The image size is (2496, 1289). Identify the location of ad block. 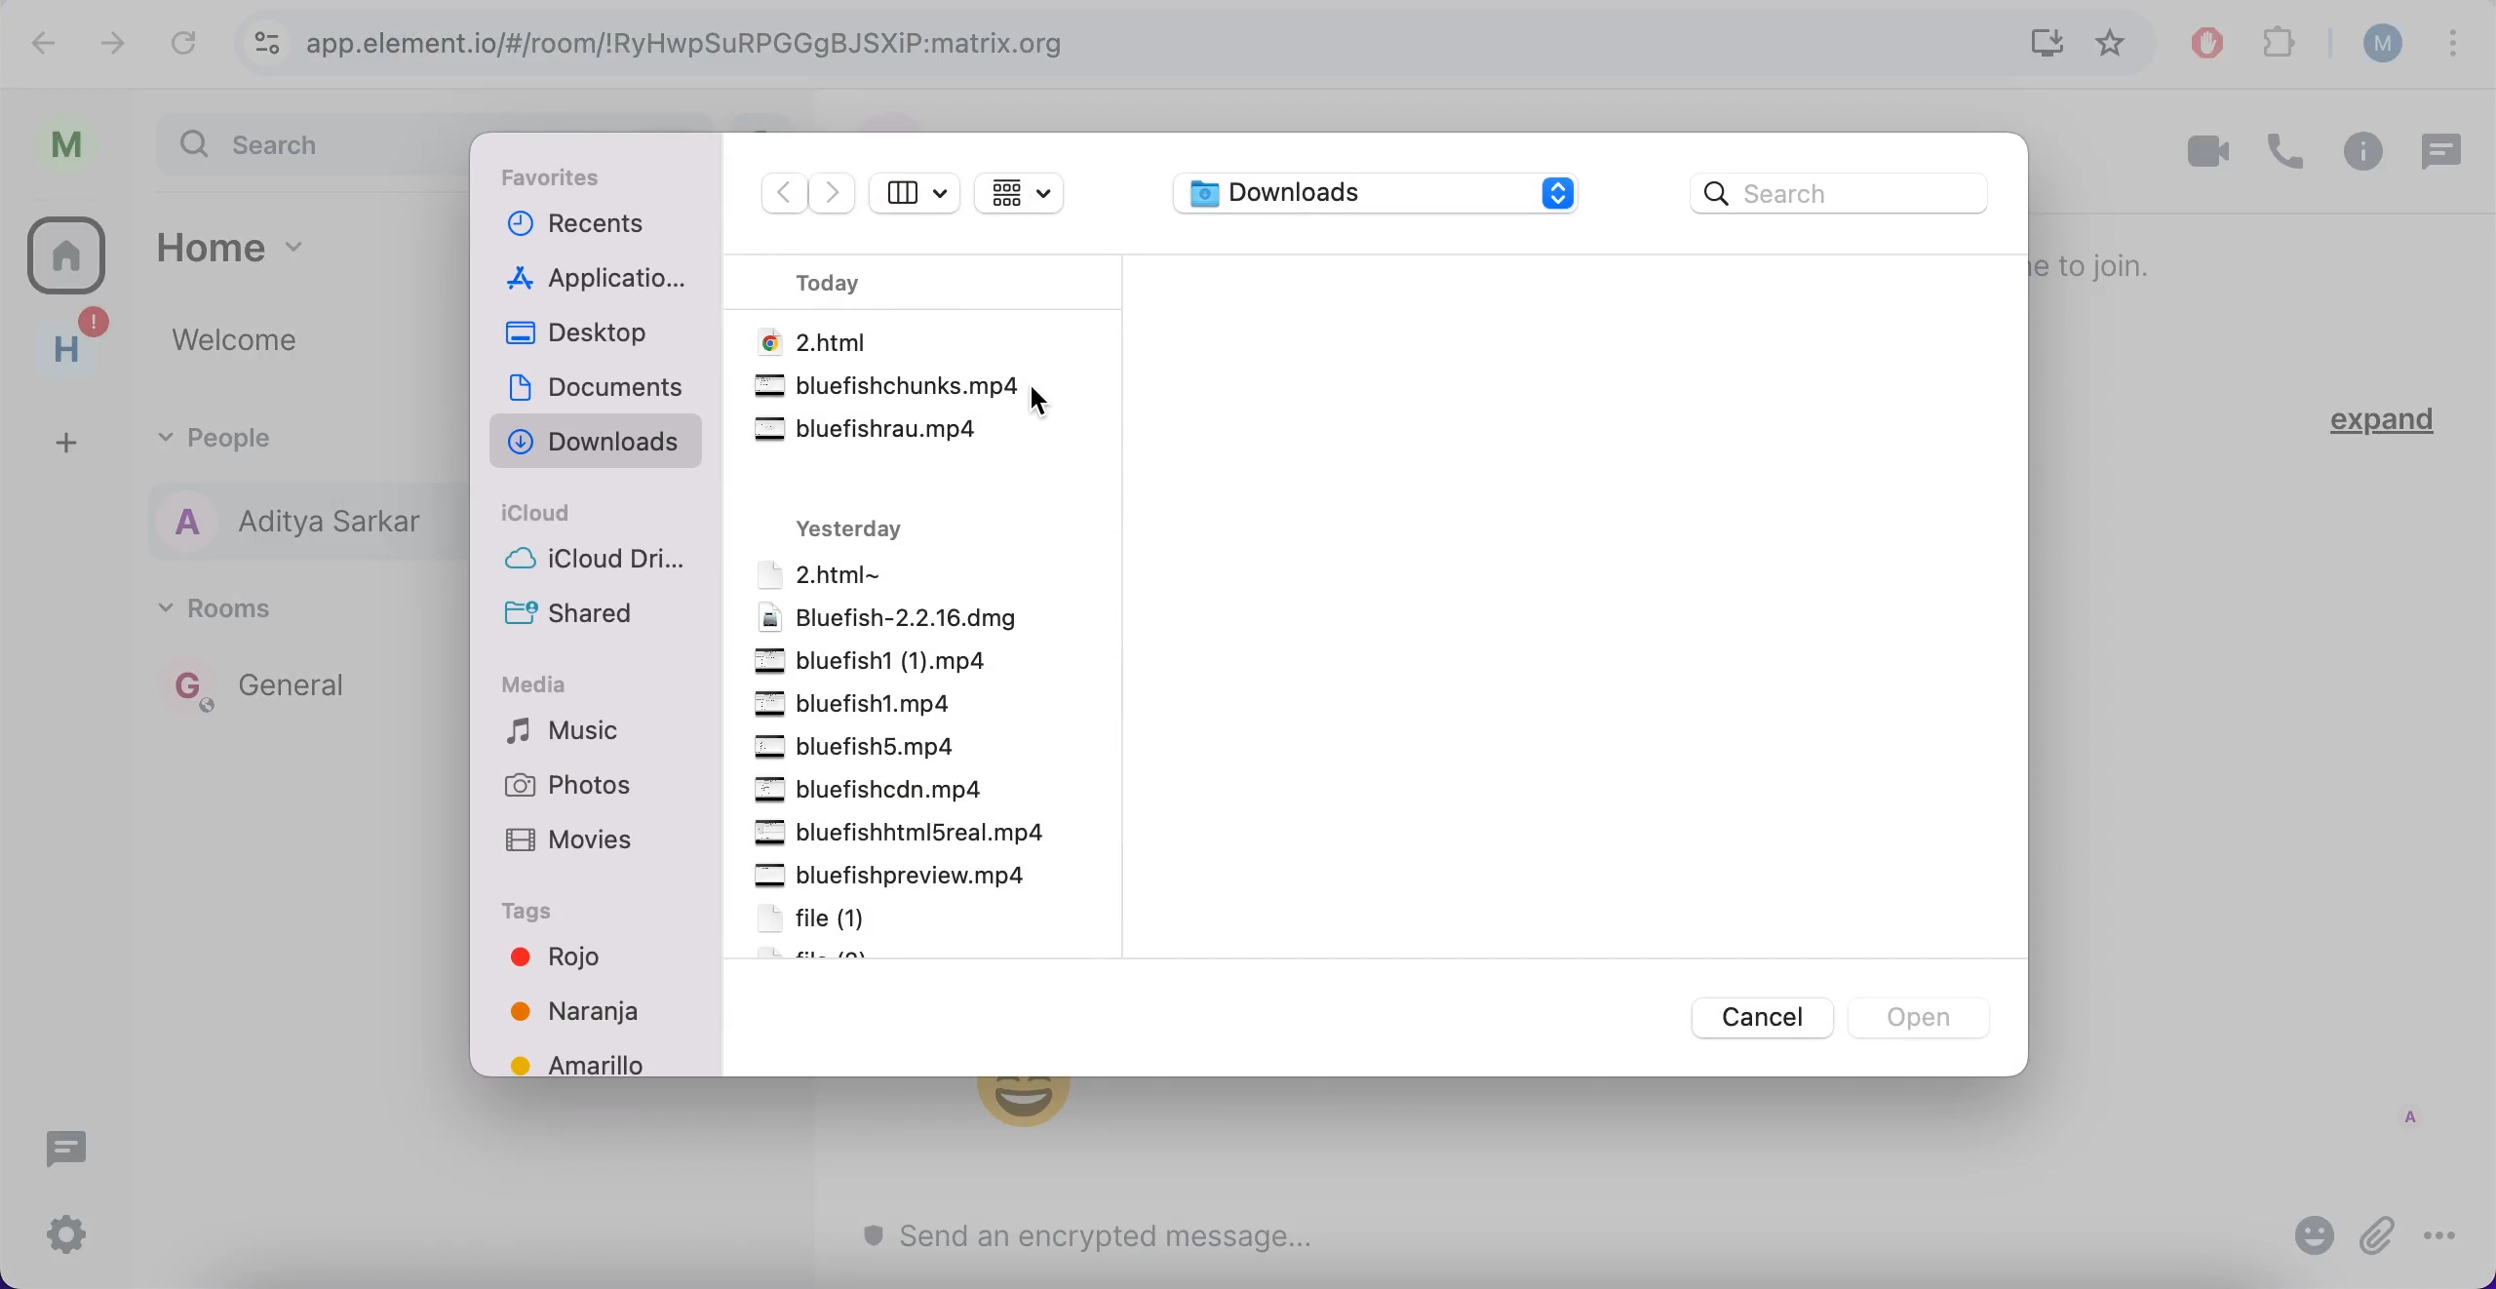
(2207, 40).